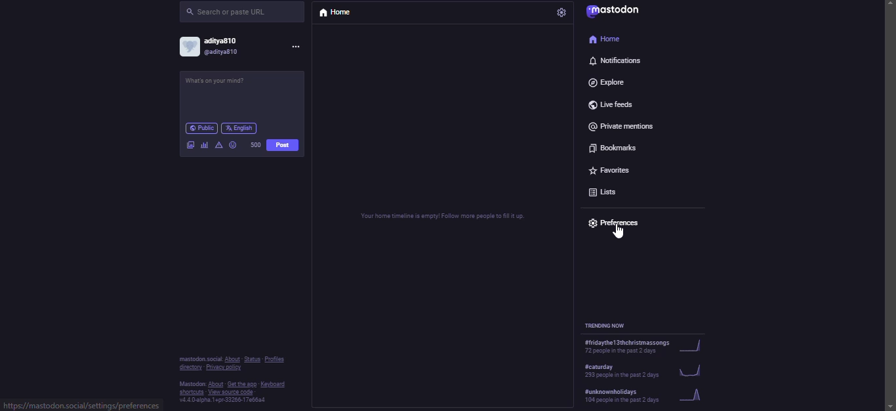 The width and height of the screenshot is (896, 411). Describe the element at coordinates (647, 347) in the screenshot. I see `trending` at that location.